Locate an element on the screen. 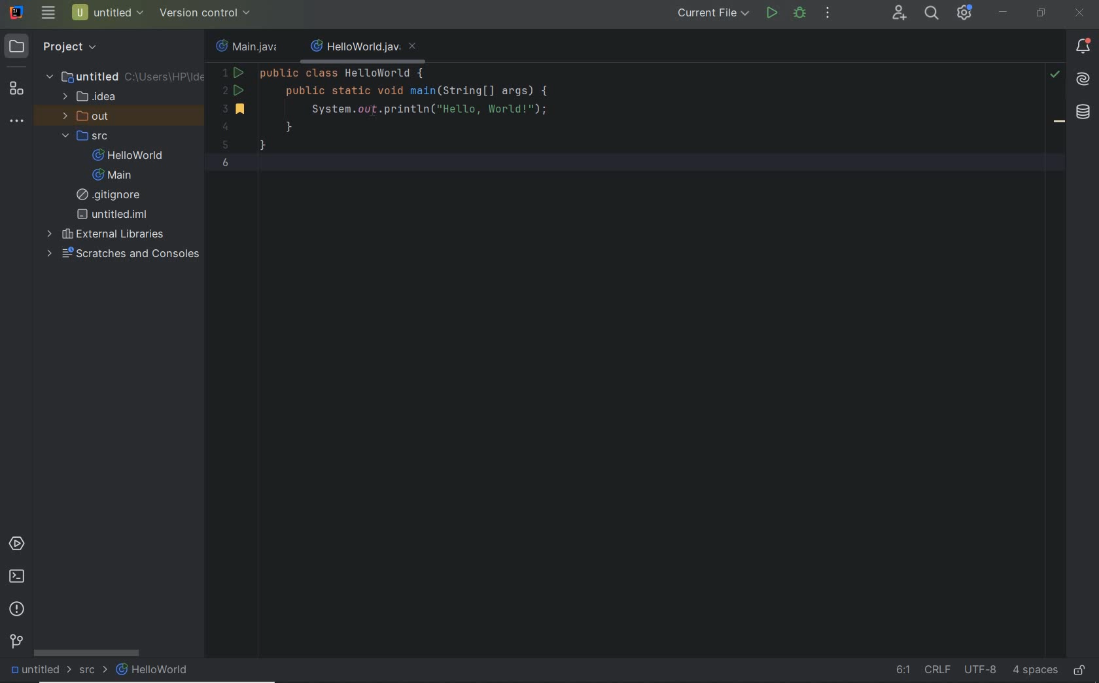  run is located at coordinates (772, 12).